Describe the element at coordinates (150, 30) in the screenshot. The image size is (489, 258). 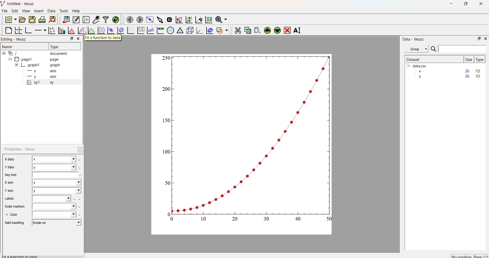
I see `Text label` at that location.